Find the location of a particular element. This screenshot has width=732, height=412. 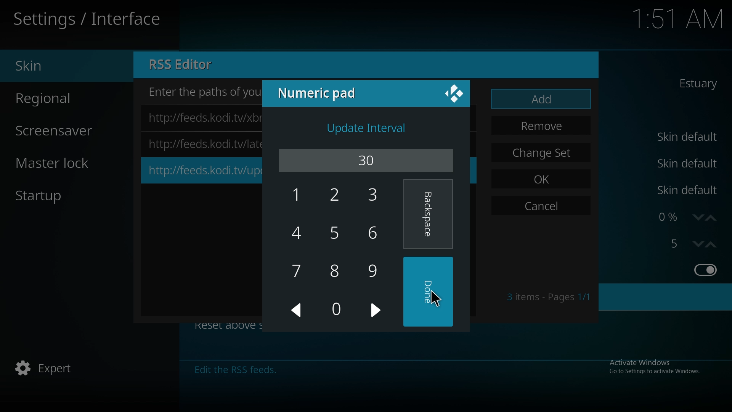

done is located at coordinates (429, 292).